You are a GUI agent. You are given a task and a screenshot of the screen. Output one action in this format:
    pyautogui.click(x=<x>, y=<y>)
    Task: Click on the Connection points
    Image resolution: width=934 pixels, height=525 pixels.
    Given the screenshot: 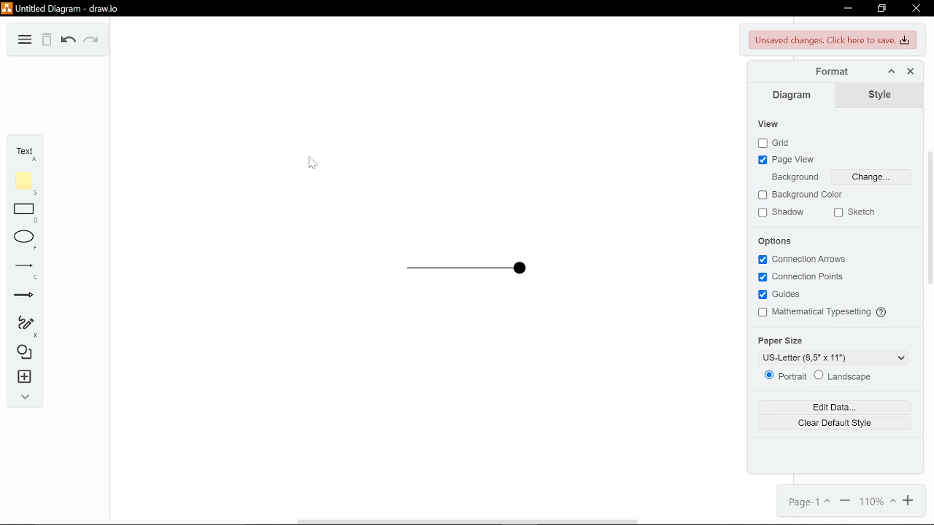 What is the action you would take?
    pyautogui.click(x=804, y=278)
    